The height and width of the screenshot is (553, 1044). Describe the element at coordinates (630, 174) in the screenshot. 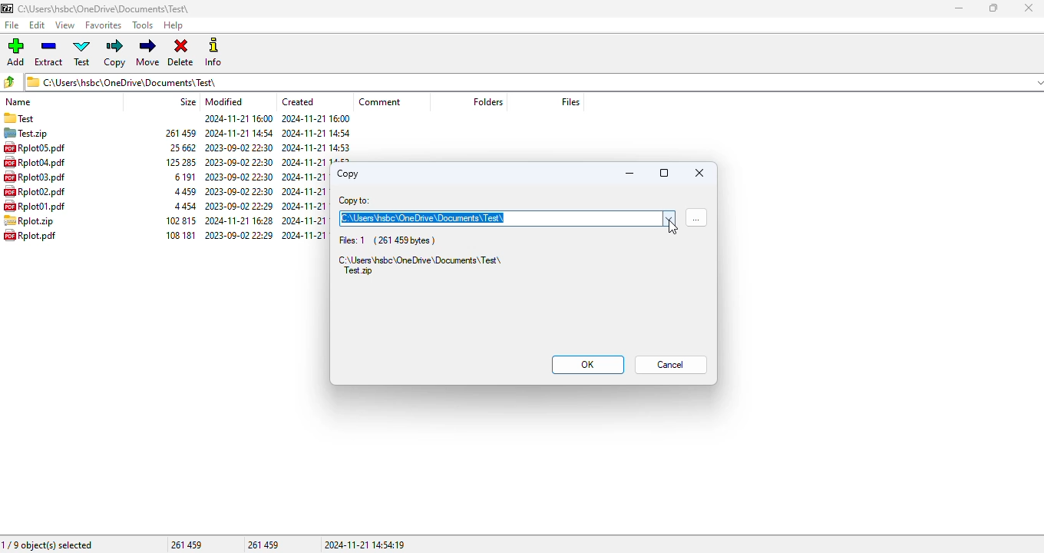

I see `minimize` at that location.